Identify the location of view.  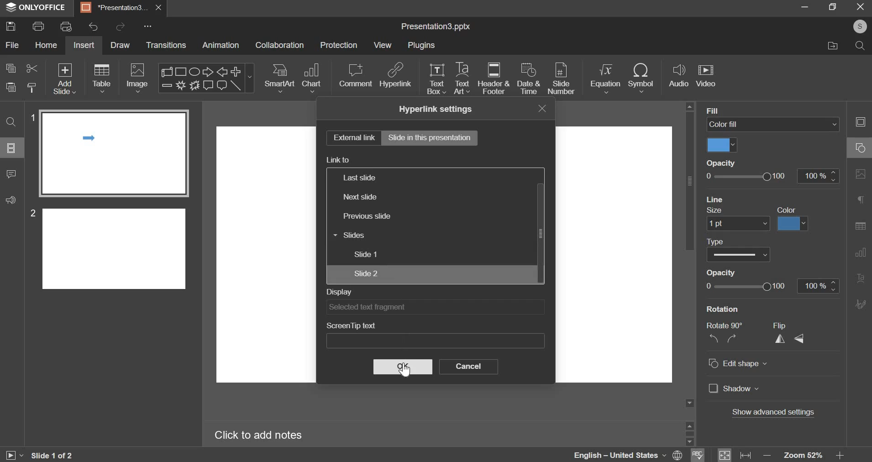
(382, 46).